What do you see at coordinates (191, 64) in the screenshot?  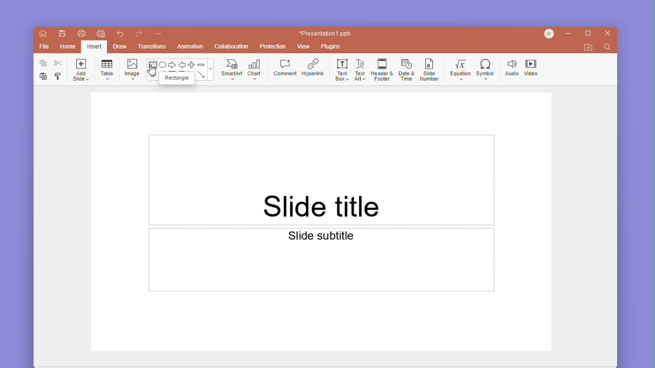 I see `plus` at bounding box center [191, 64].